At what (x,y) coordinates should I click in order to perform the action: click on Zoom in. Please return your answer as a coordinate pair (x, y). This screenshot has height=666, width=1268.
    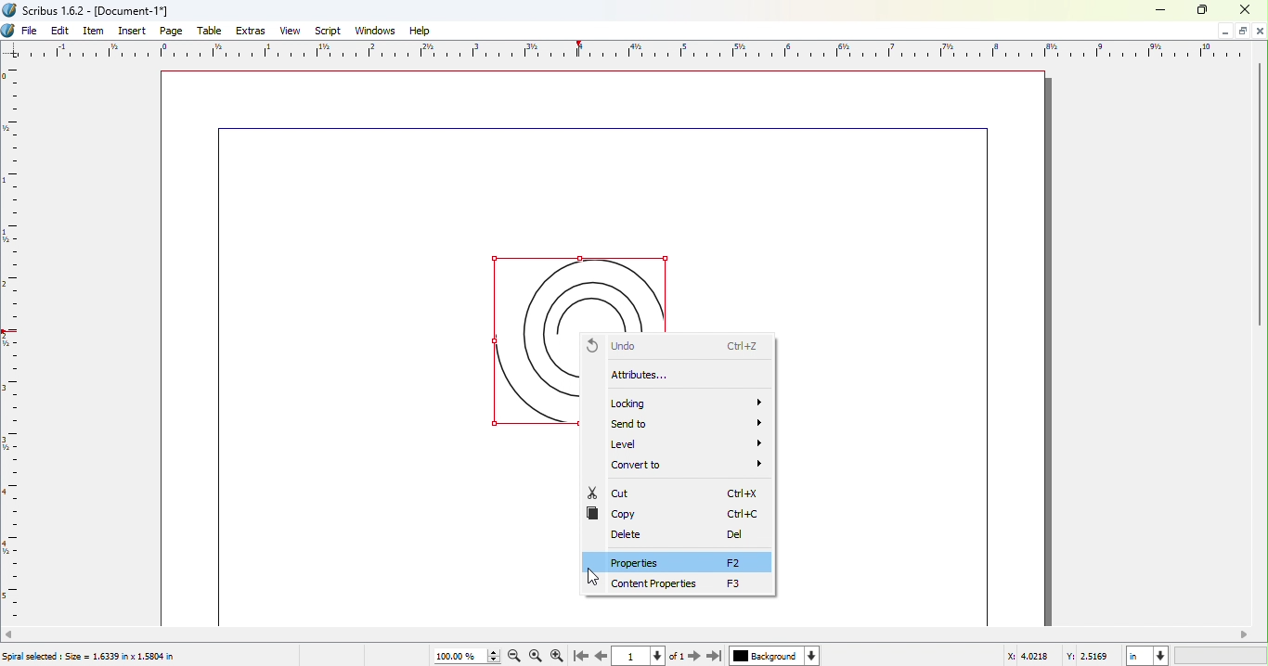
    Looking at the image, I should click on (559, 656).